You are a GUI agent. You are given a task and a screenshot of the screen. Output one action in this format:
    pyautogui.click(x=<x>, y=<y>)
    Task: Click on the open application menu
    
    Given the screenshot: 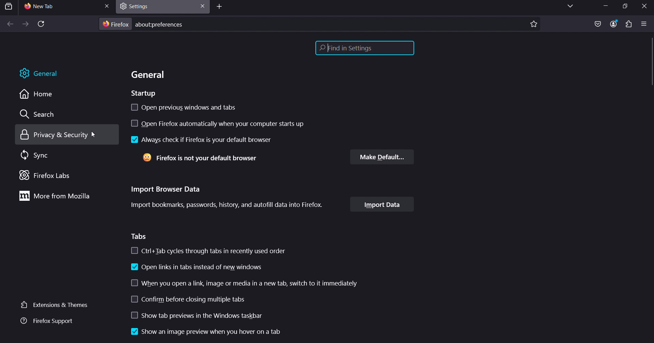 What is the action you would take?
    pyautogui.click(x=644, y=24)
    